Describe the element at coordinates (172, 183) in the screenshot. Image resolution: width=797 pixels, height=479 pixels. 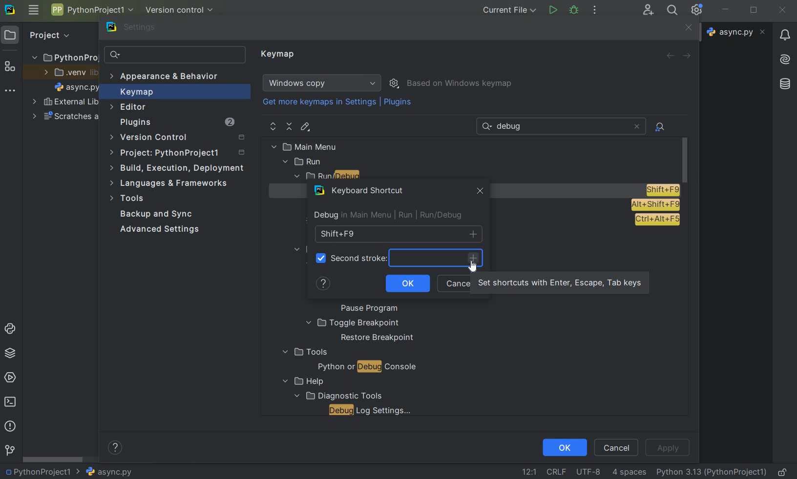
I see `Languages and Frameworks` at that location.